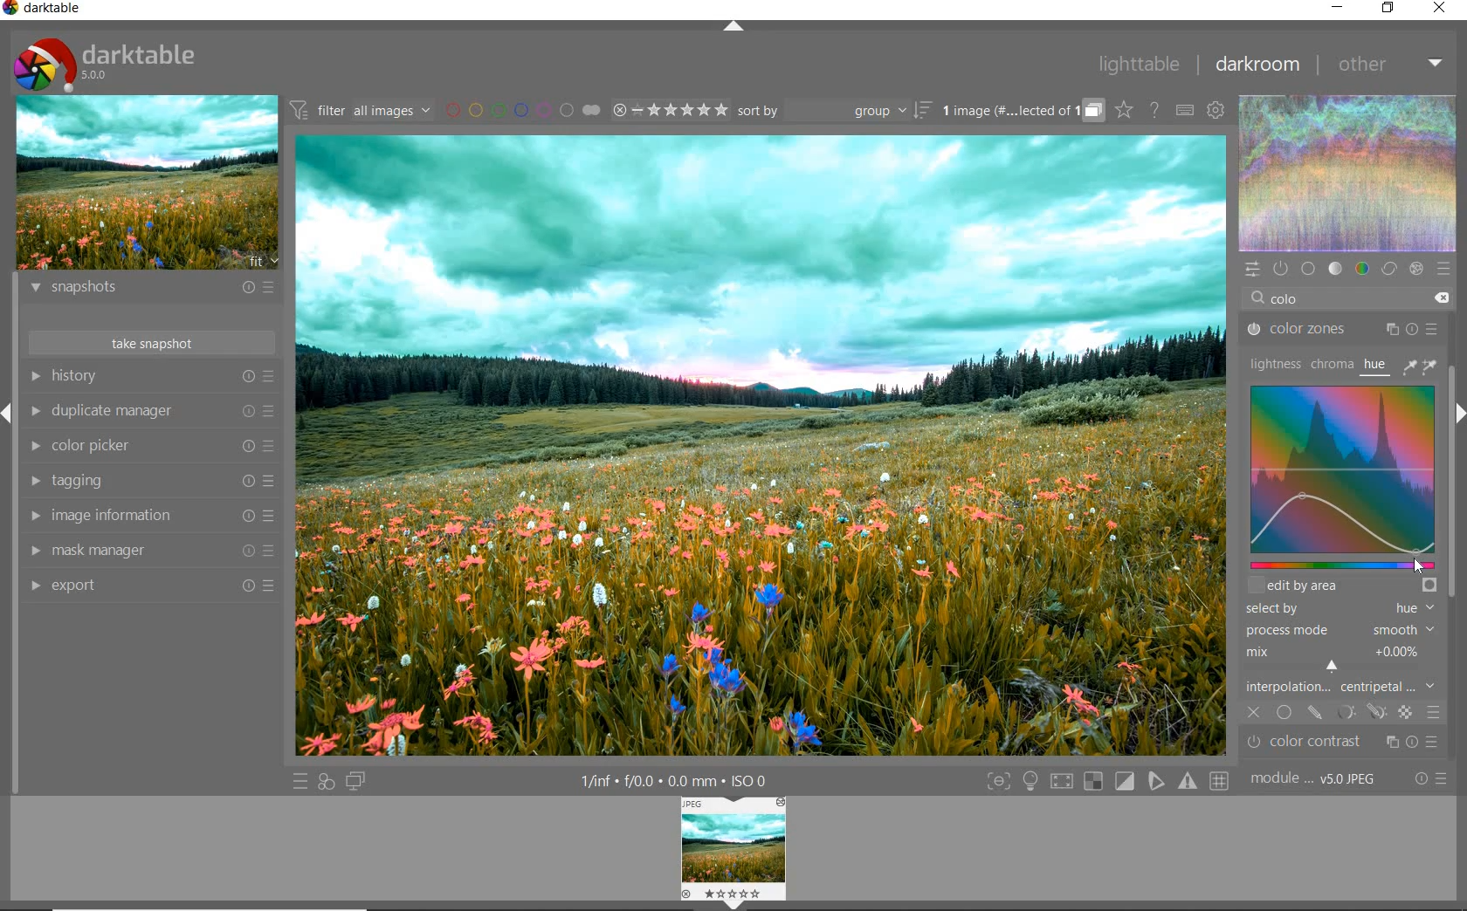 This screenshot has height=911, width=1467. What do you see at coordinates (1155, 111) in the screenshot?
I see `enable online help` at bounding box center [1155, 111].